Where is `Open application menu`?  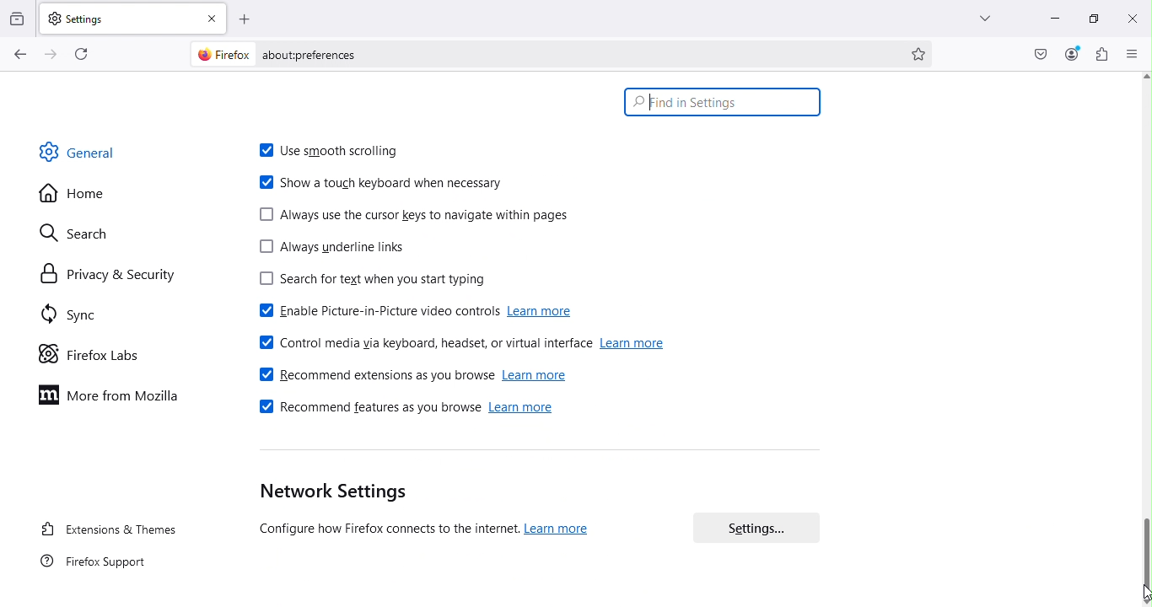 Open application menu is located at coordinates (1134, 55).